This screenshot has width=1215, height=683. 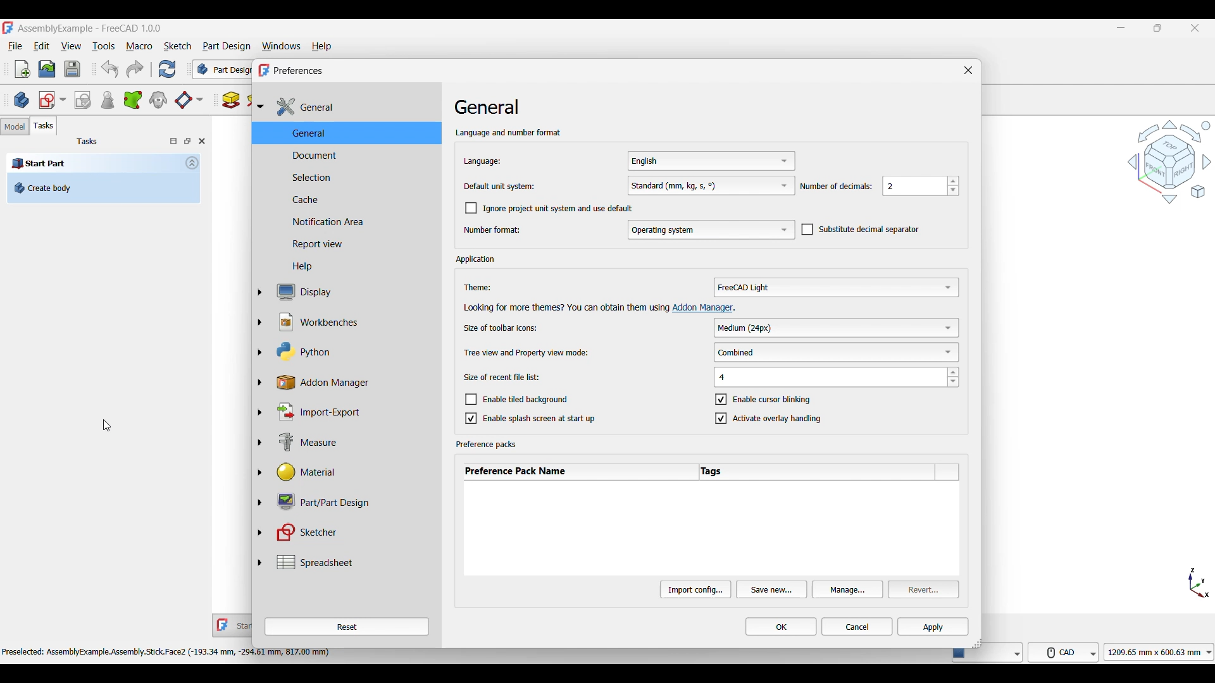 What do you see at coordinates (530, 417) in the screenshot?
I see `Enable splash screen at start up` at bounding box center [530, 417].